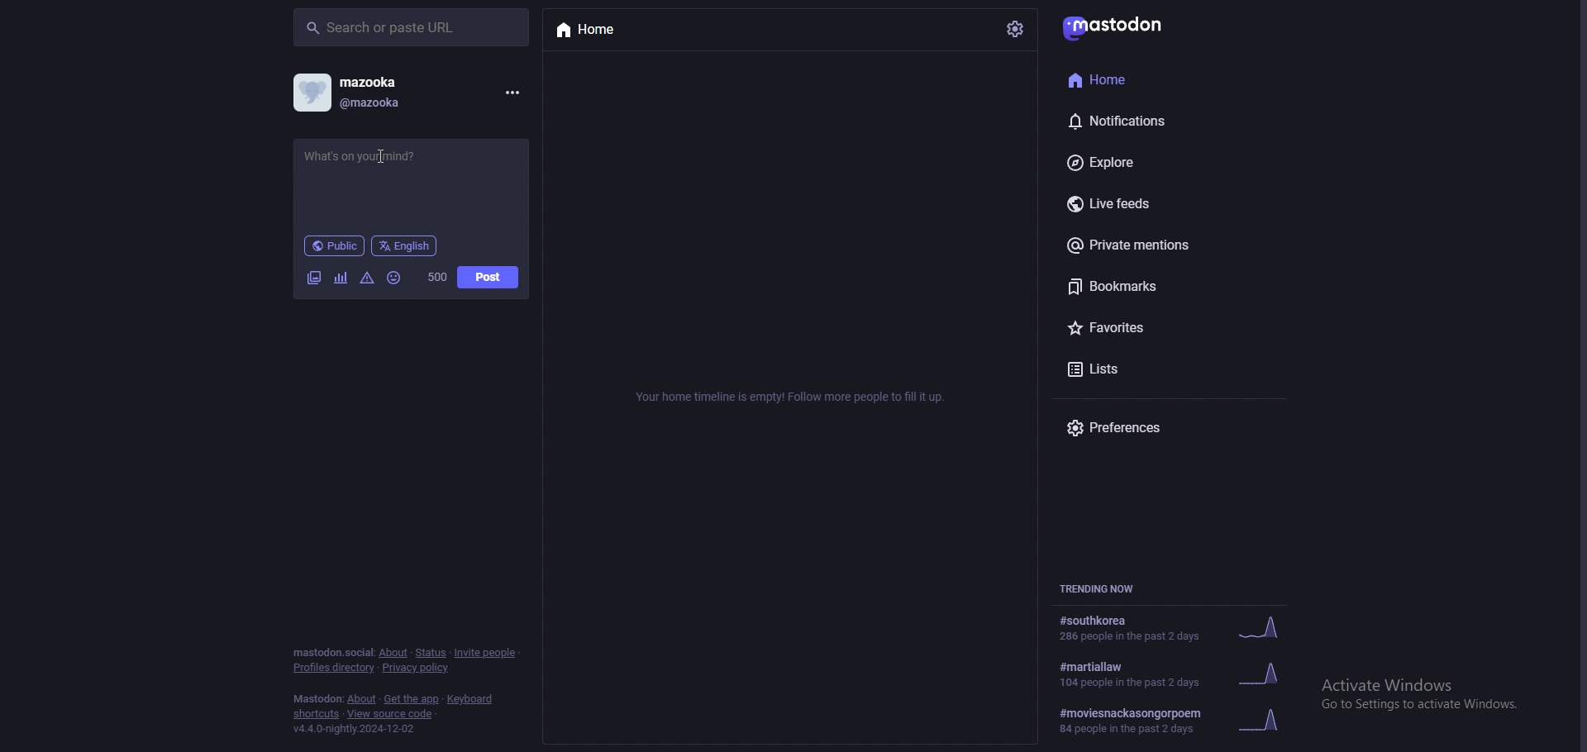 This screenshot has width=1587, height=752. Describe the element at coordinates (621, 31) in the screenshot. I see `home` at that location.